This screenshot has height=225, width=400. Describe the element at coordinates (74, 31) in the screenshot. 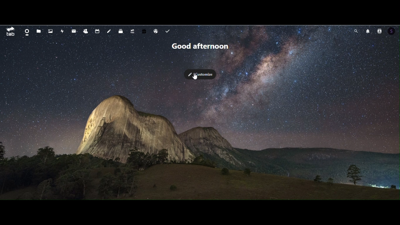

I see `mail` at that location.